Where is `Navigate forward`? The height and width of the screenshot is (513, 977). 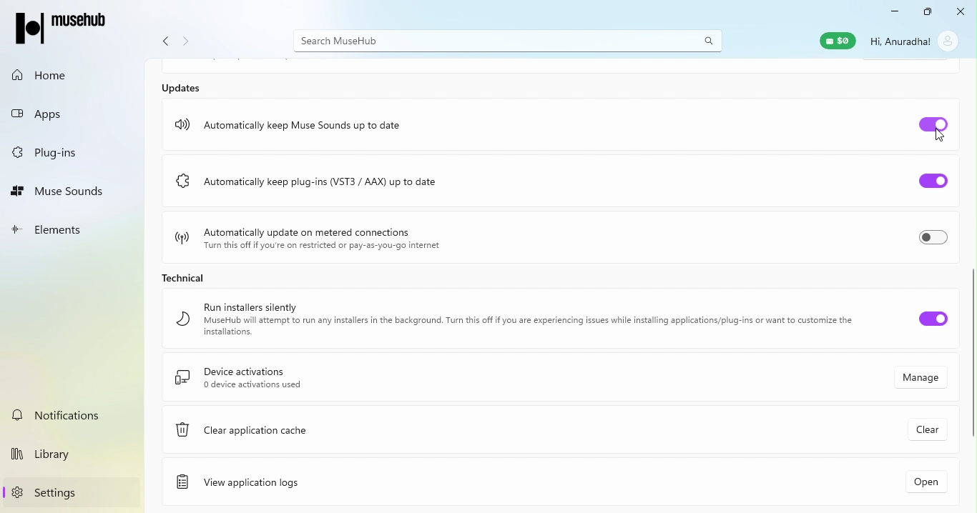
Navigate forward is located at coordinates (187, 44).